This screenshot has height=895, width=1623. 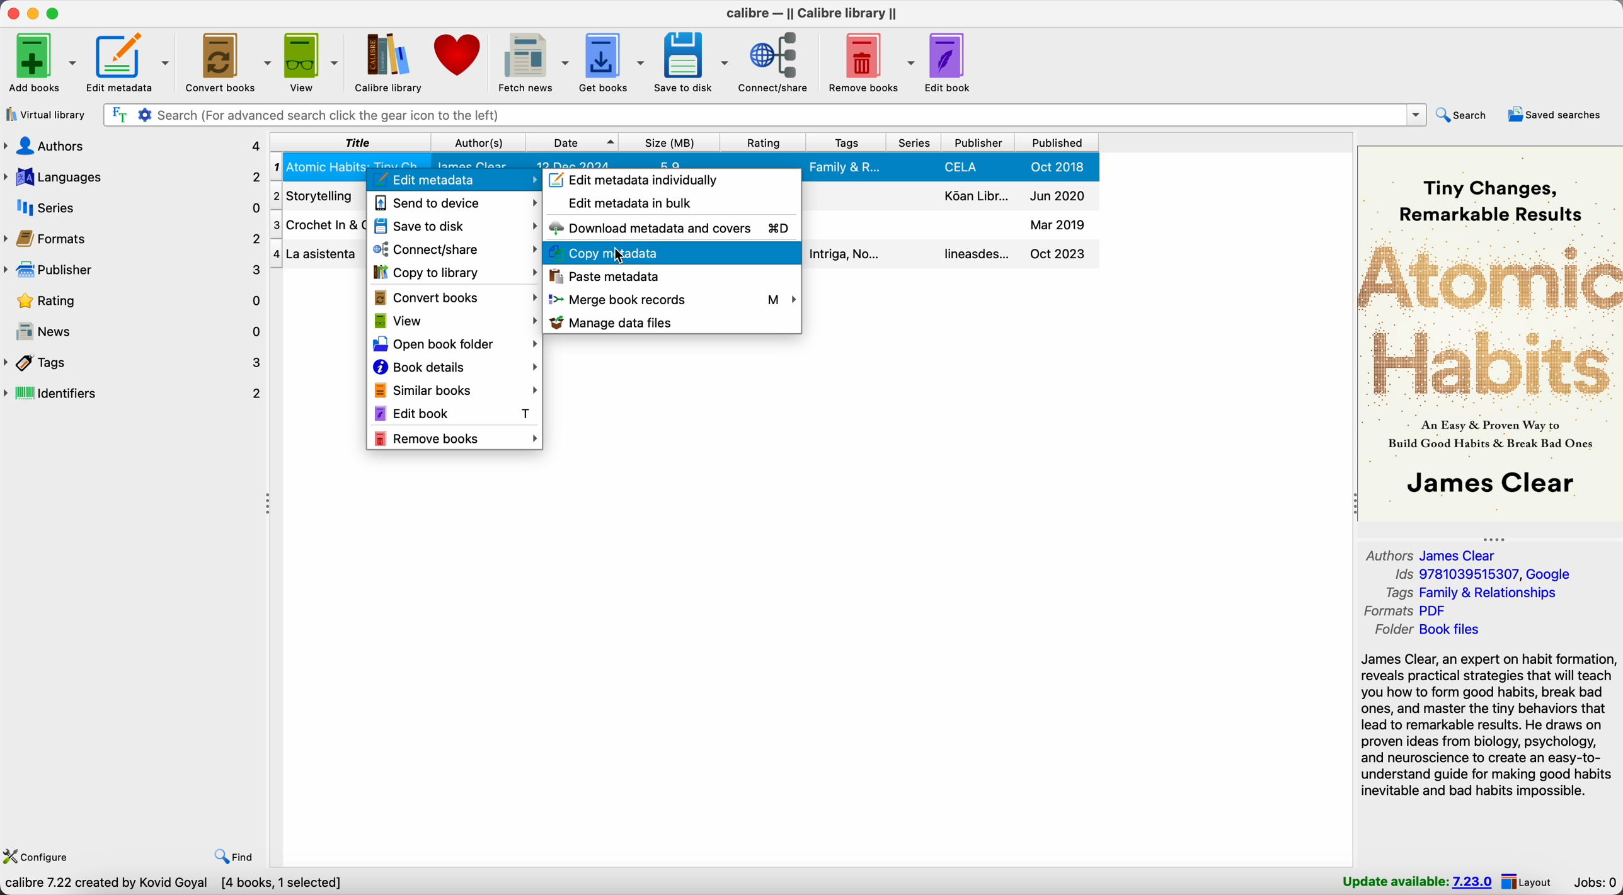 What do you see at coordinates (318, 254) in the screenshot?
I see `La asistenta book details` at bounding box center [318, 254].